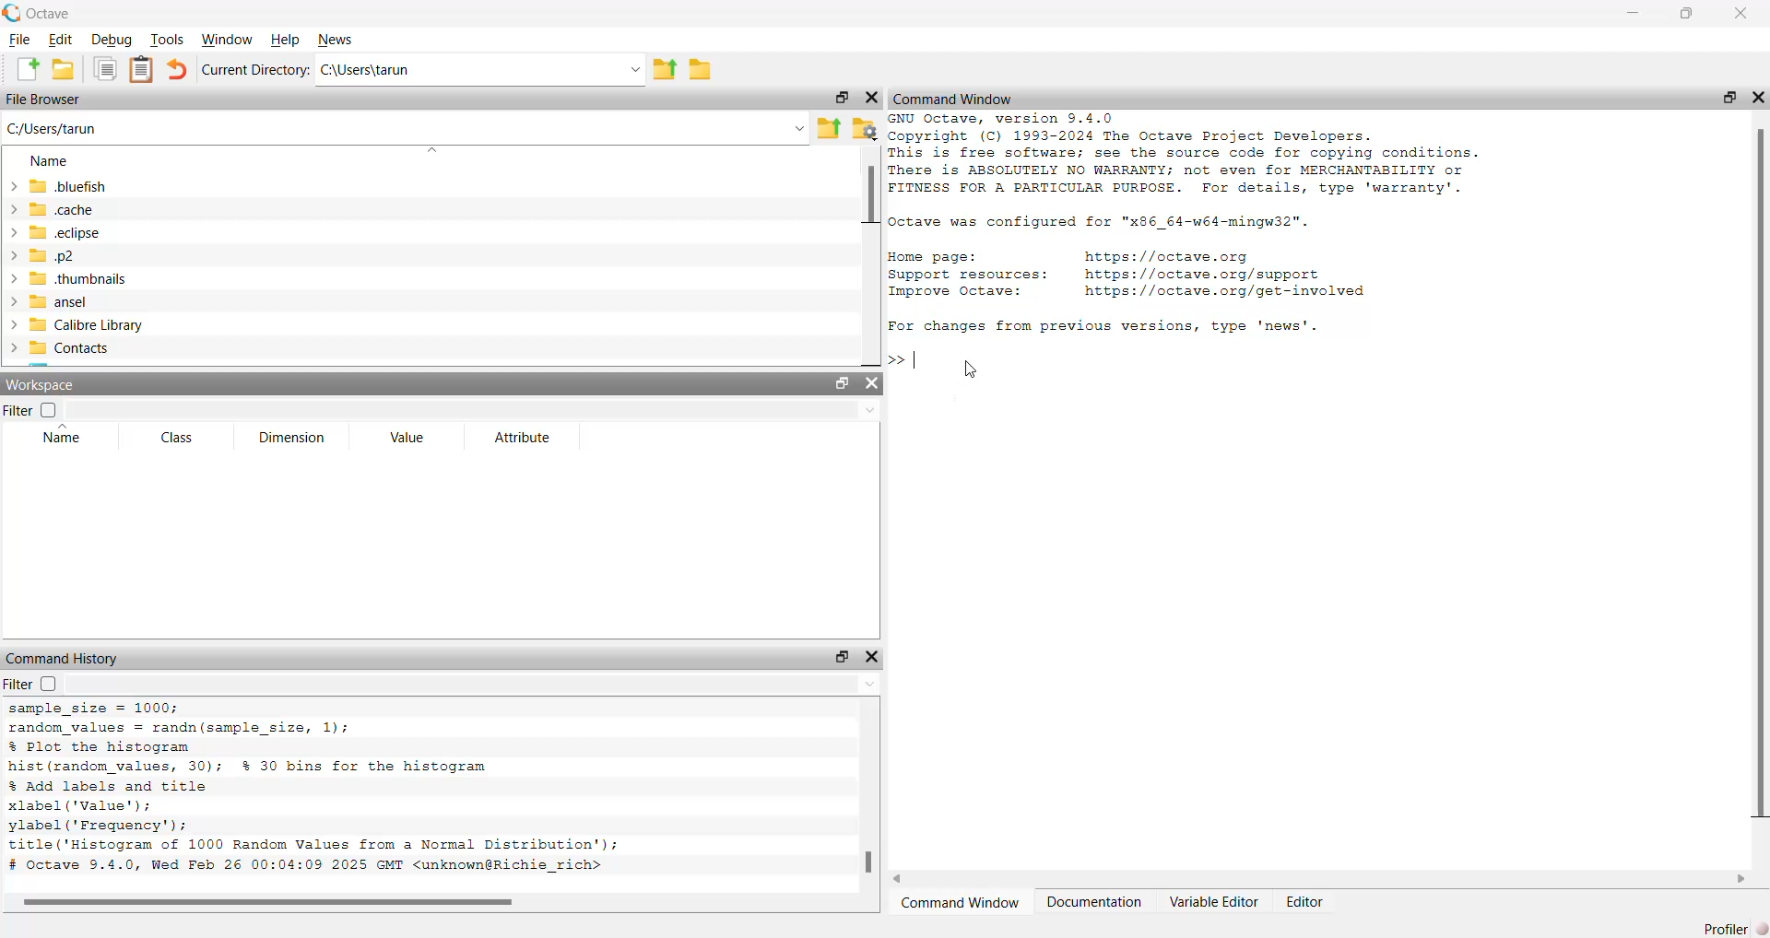 The height and width of the screenshot is (938, 1770). Describe the element at coordinates (870, 99) in the screenshot. I see `close` at that location.